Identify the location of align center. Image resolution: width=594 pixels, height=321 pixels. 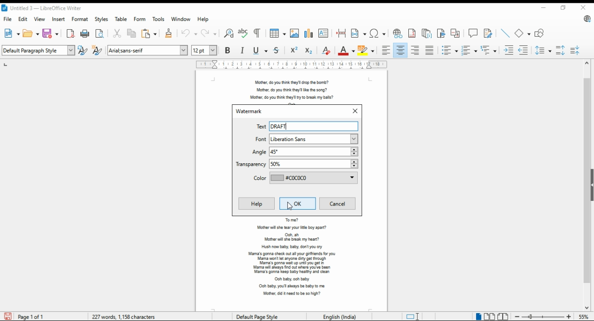
(400, 50).